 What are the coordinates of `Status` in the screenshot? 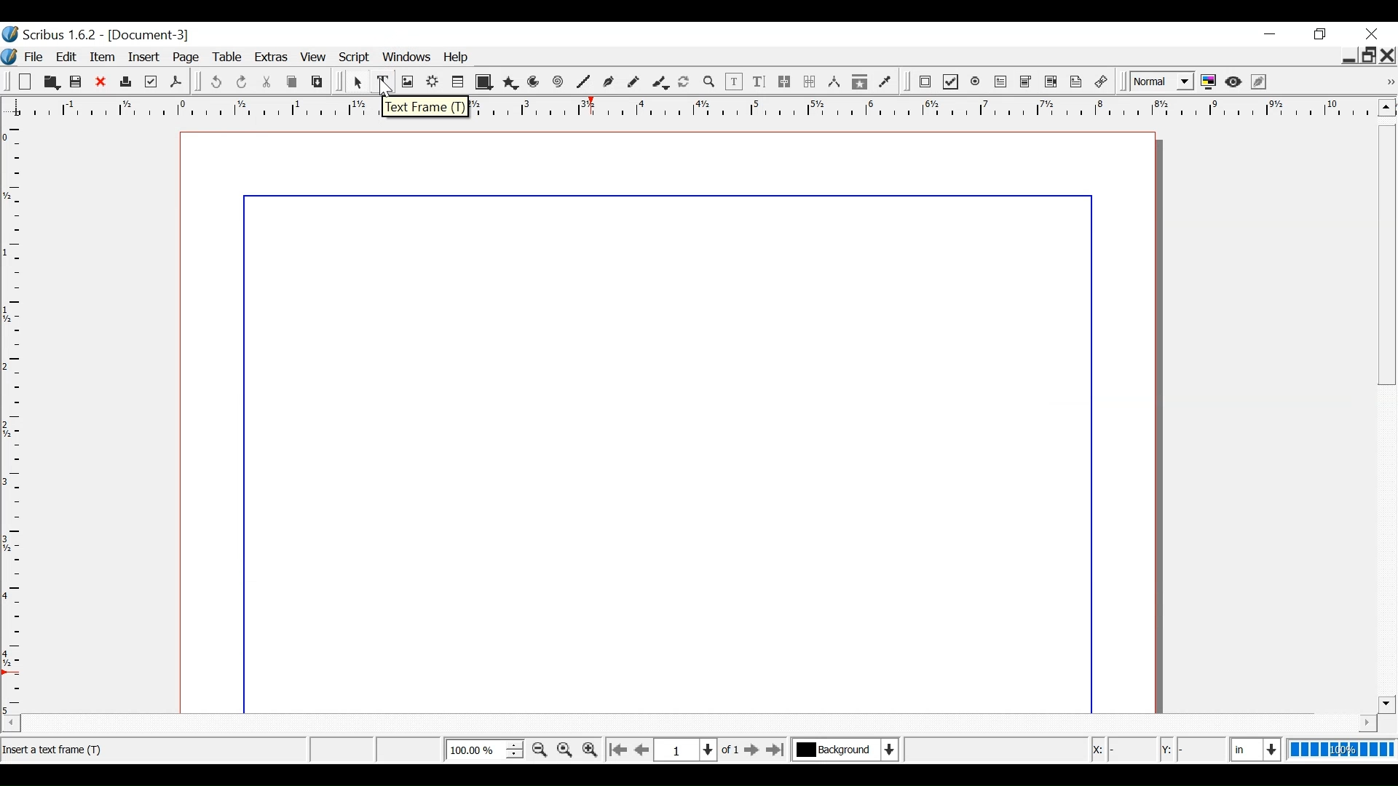 It's located at (55, 750).